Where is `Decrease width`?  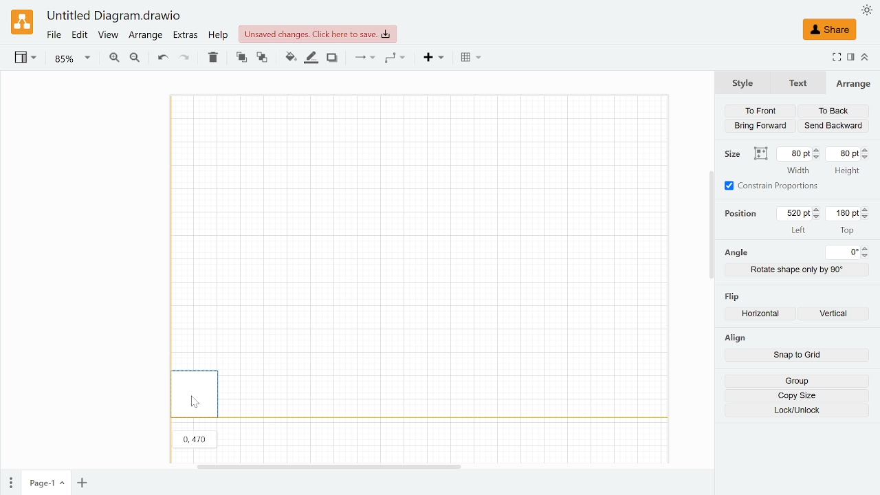
Decrease width is located at coordinates (817, 157).